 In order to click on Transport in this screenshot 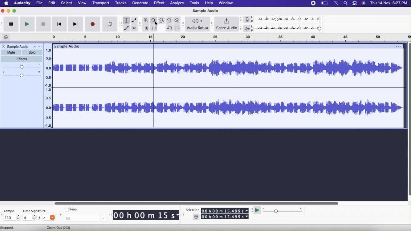, I will do `click(101, 4)`.